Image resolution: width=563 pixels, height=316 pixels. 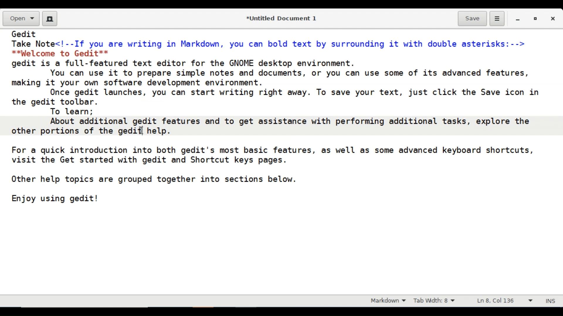 What do you see at coordinates (50, 18) in the screenshot?
I see `New File` at bounding box center [50, 18].